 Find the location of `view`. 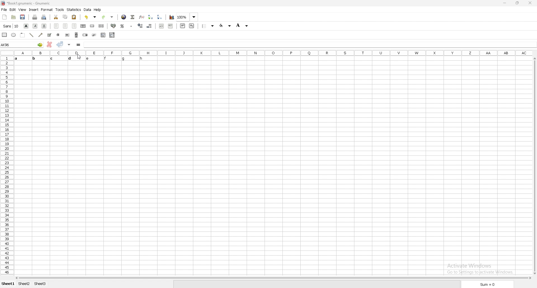

view is located at coordinates (22, 10).